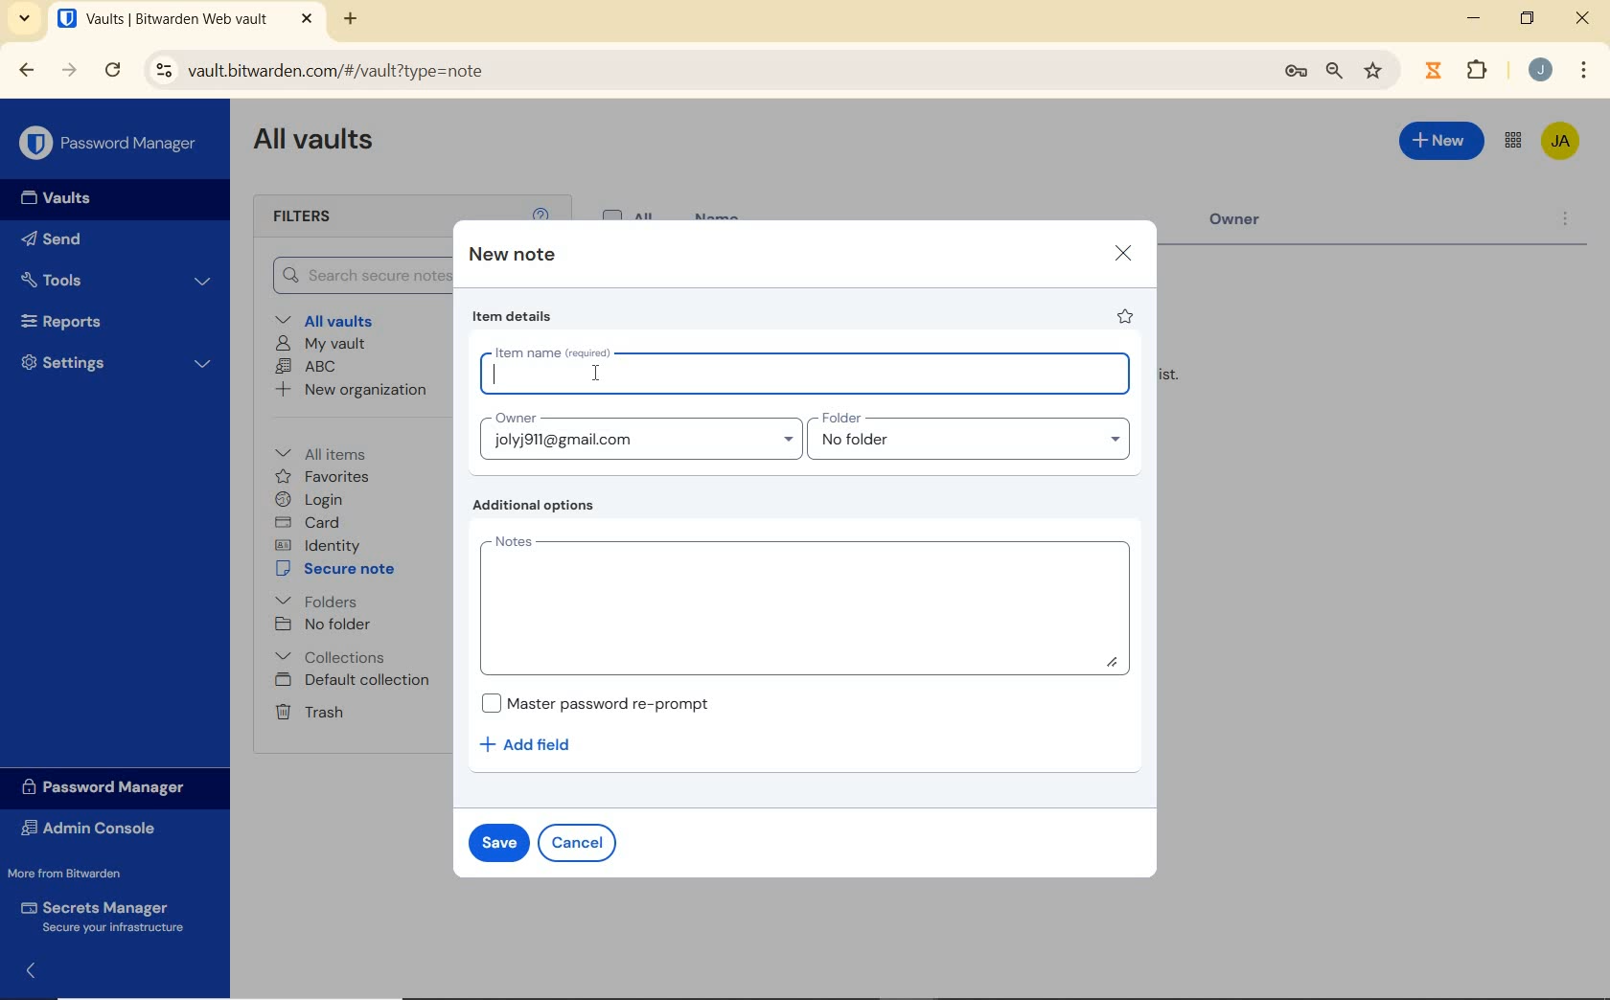  I want to click on minimize, so click(1474, 17).